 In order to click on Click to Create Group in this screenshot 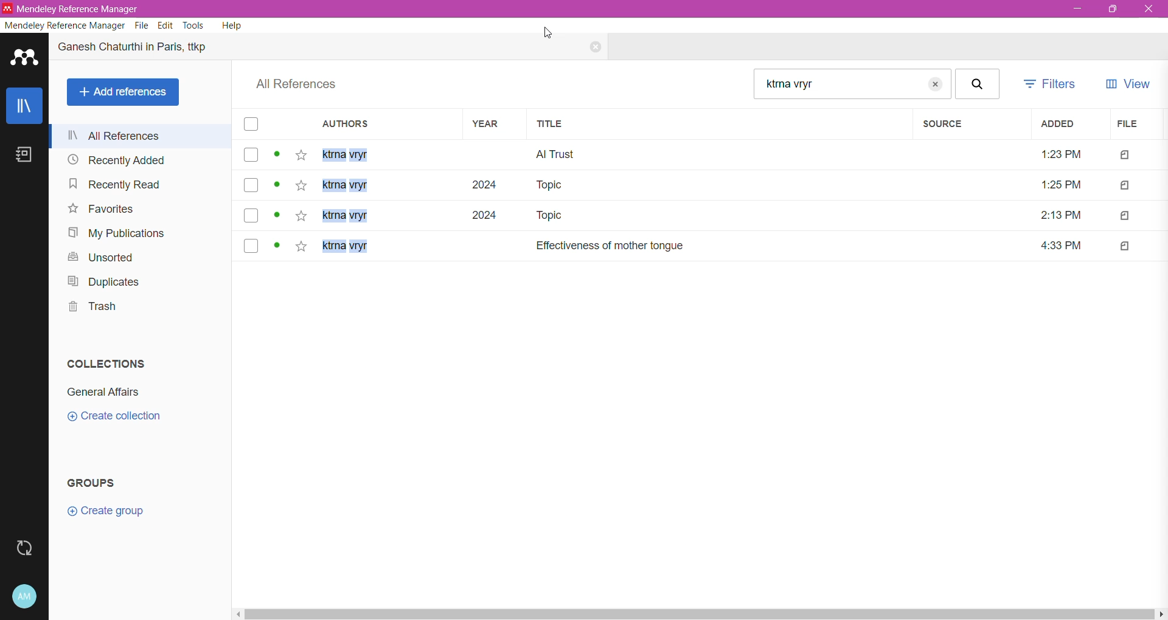, I will do `click(105, 514)`.